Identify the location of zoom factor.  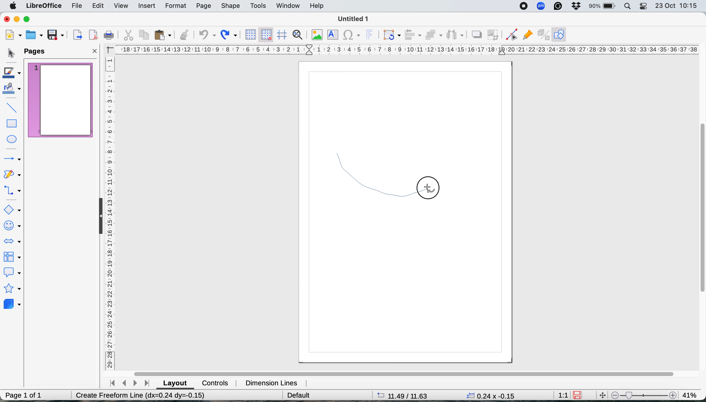
(692, 394).